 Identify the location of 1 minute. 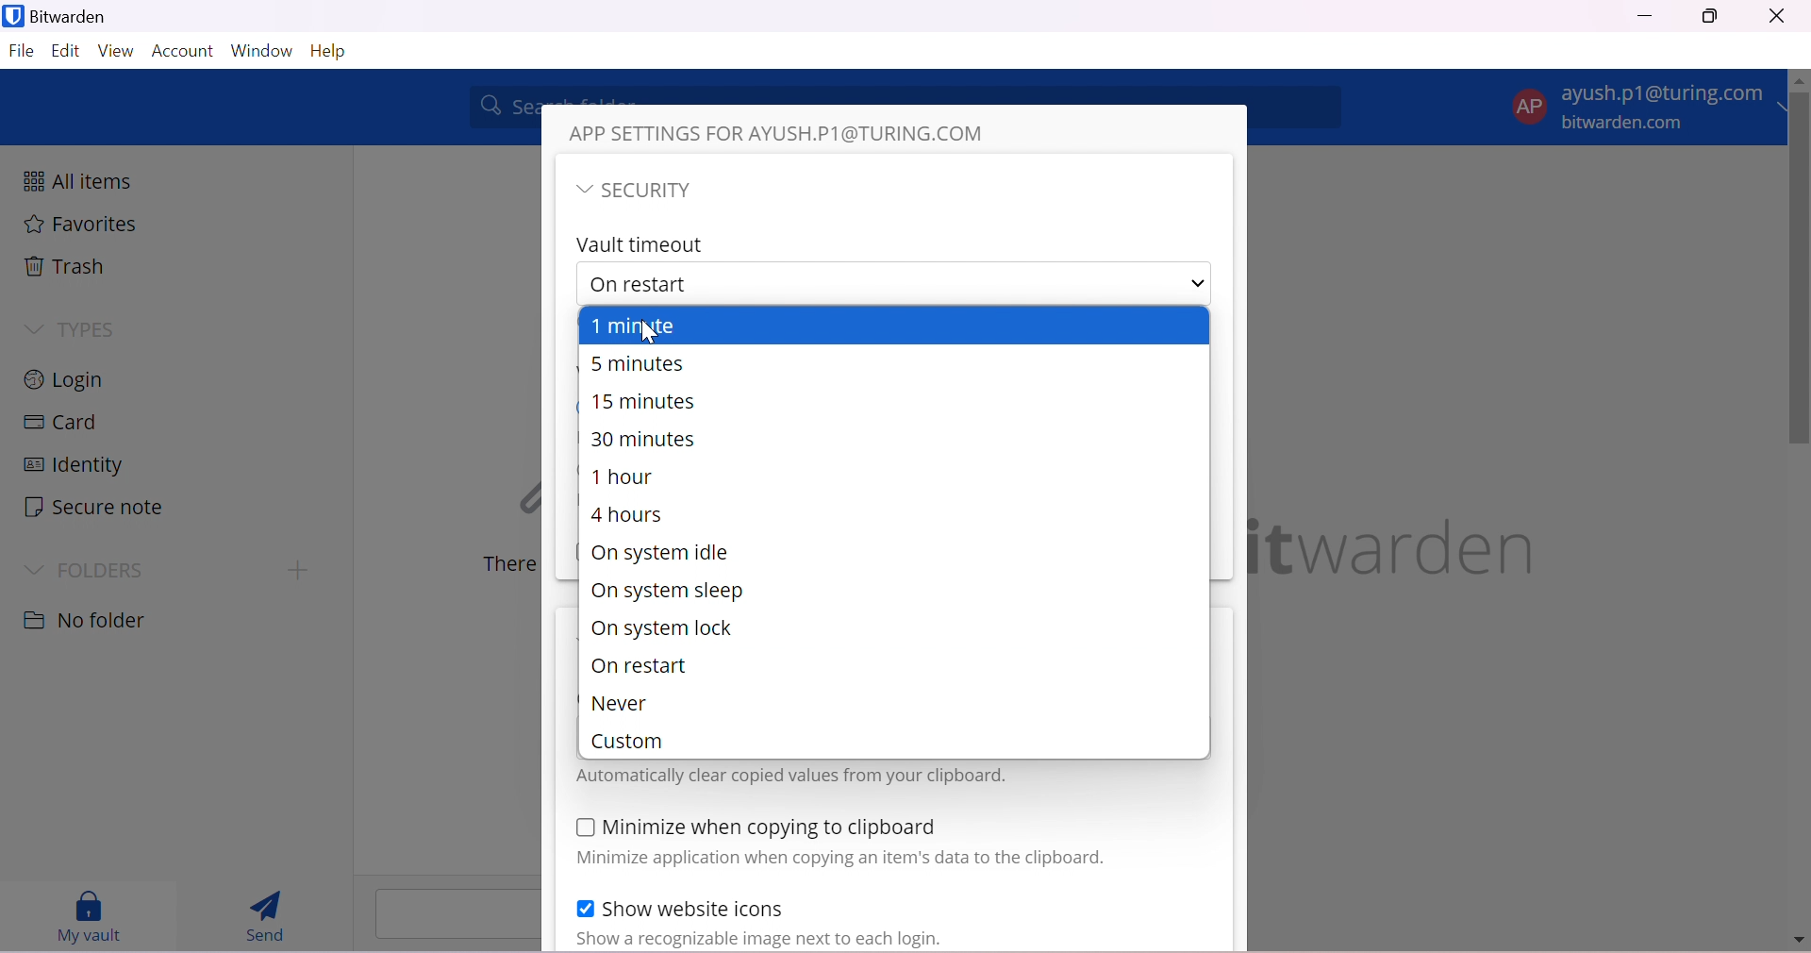
(648, 326).